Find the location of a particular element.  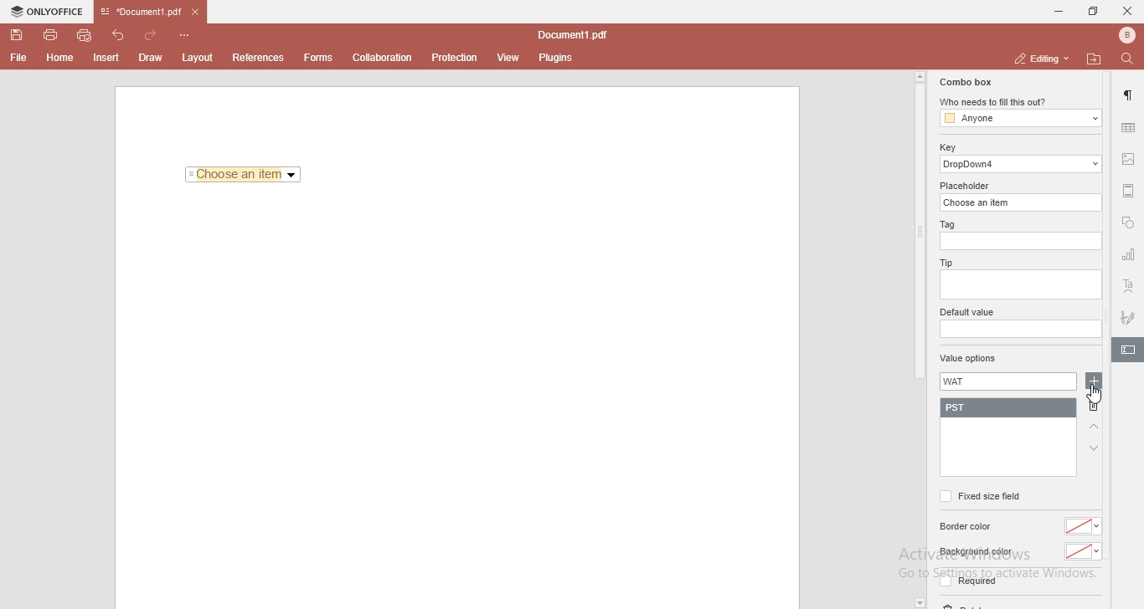

WAT is located at coordinates (962, 382).